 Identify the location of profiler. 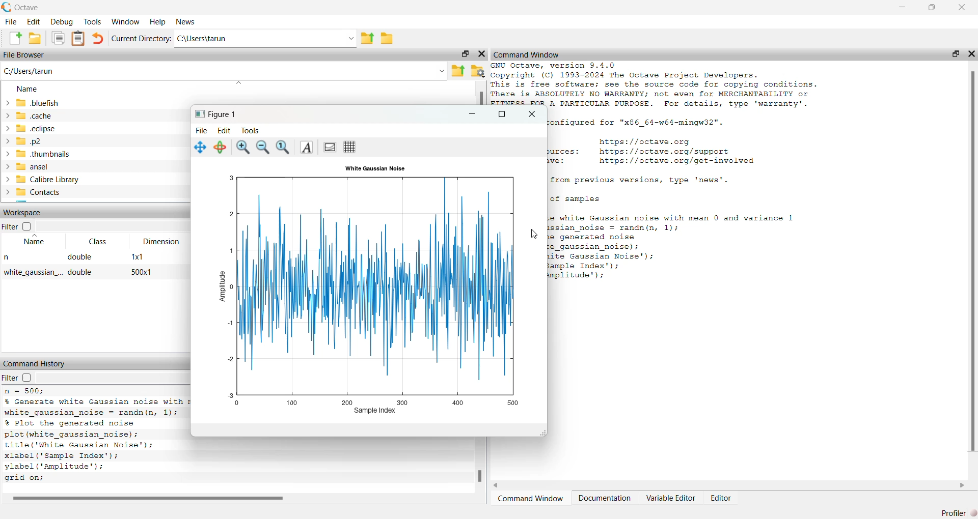
(948, 513).